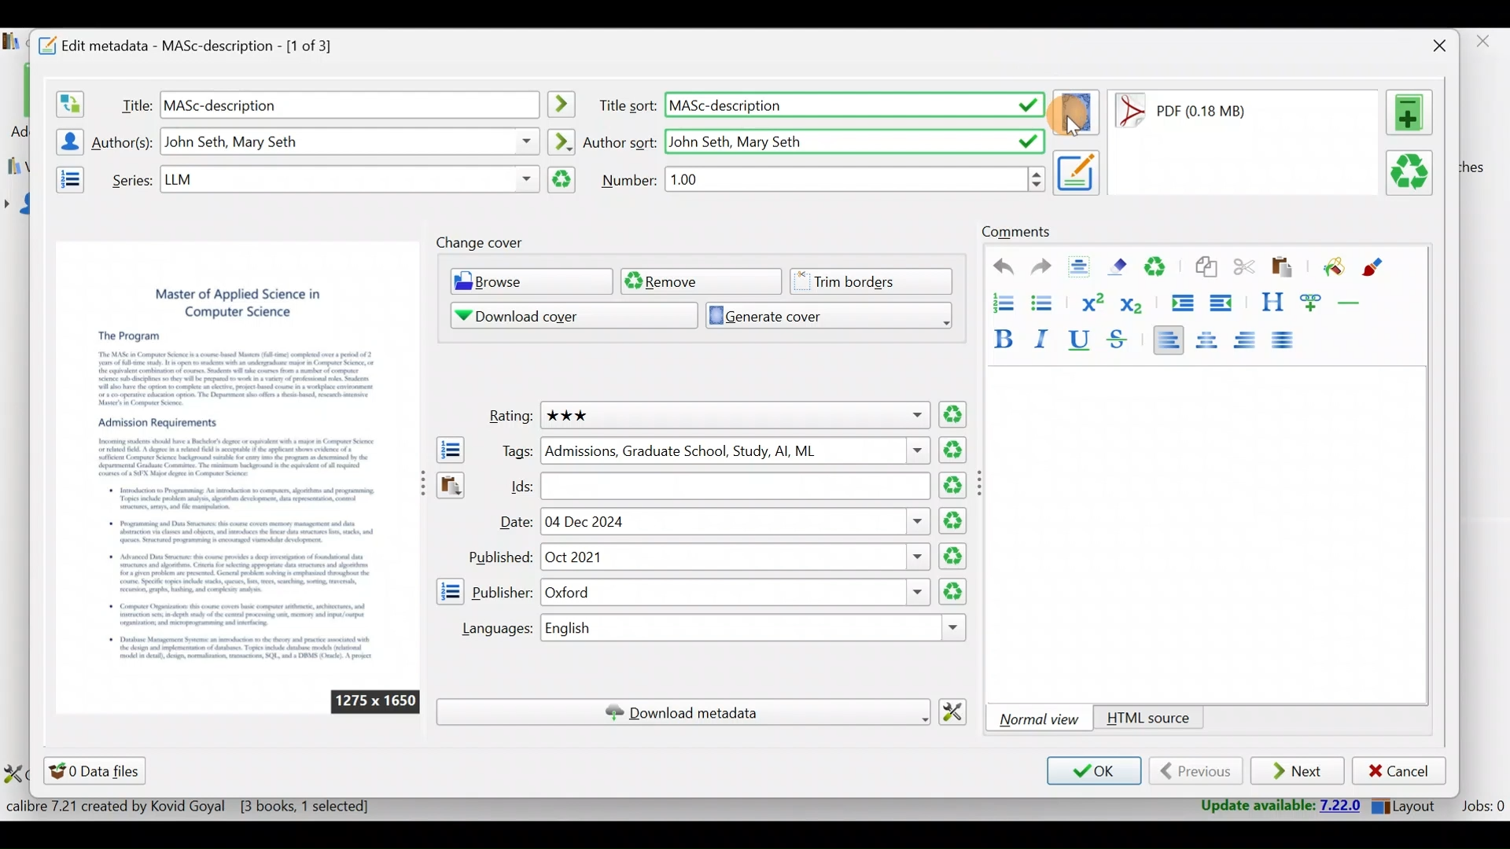 The image size is (1510, 849). I want to click on Clear date, so click(955, 557).